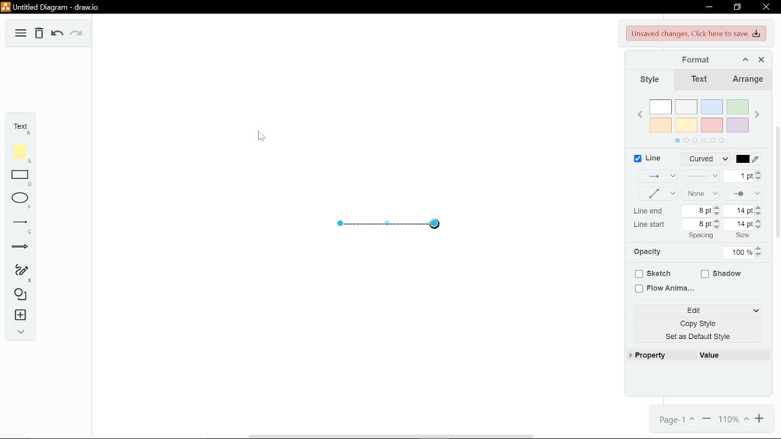 The height and width of the screenshot is (439, 781). I want to click on Zoom in, so click(759, 419).